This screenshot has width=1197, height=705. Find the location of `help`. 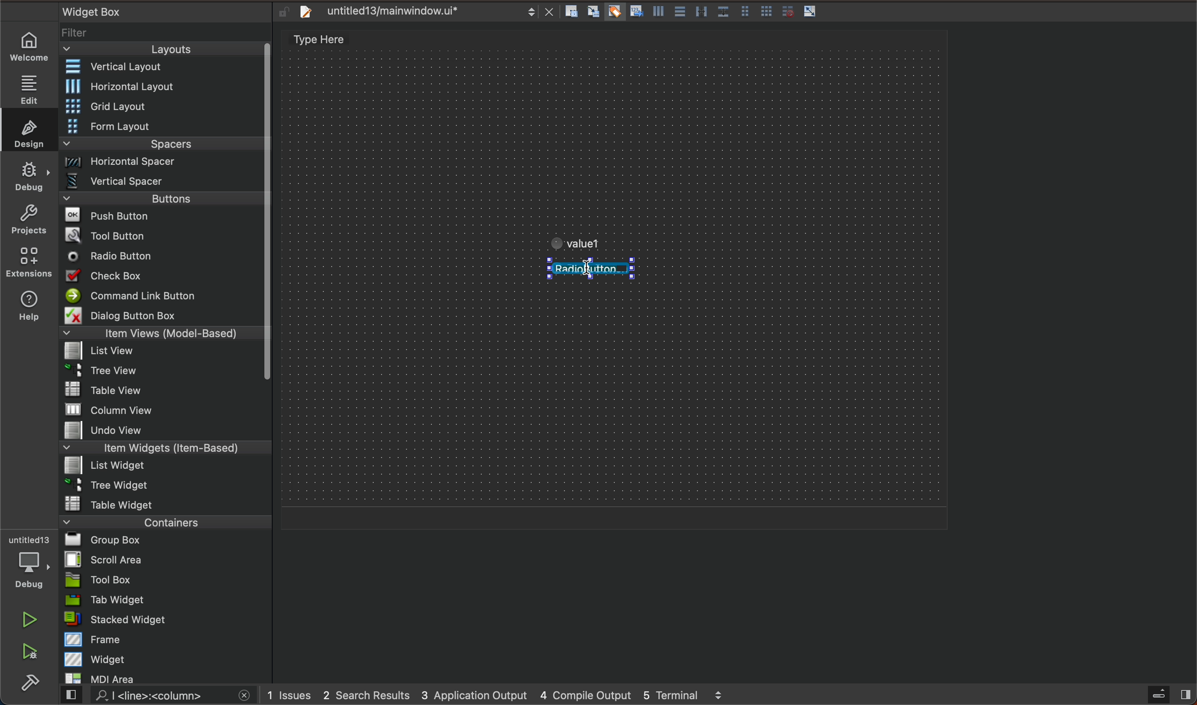

help is located at coordinates (27, 308).